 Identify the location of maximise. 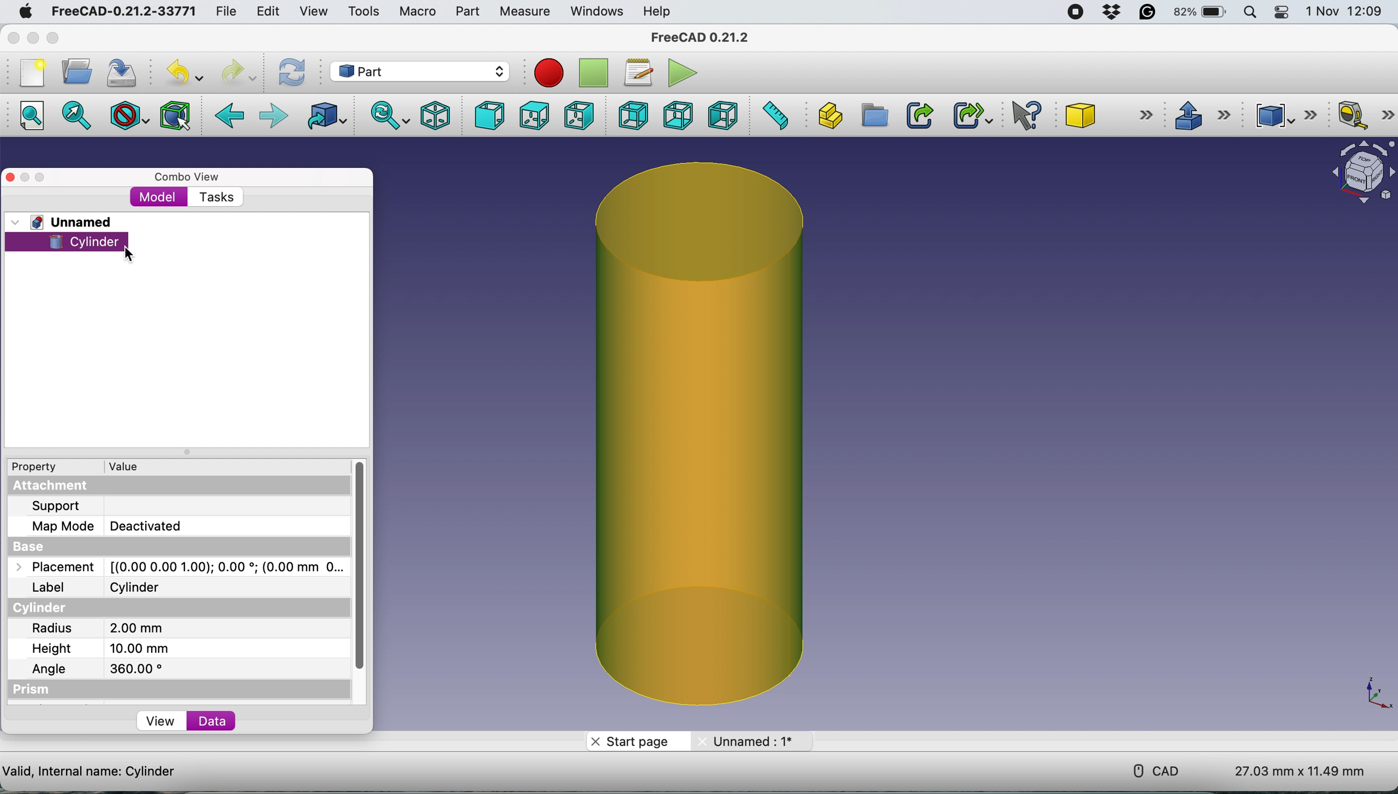
(56, 37).